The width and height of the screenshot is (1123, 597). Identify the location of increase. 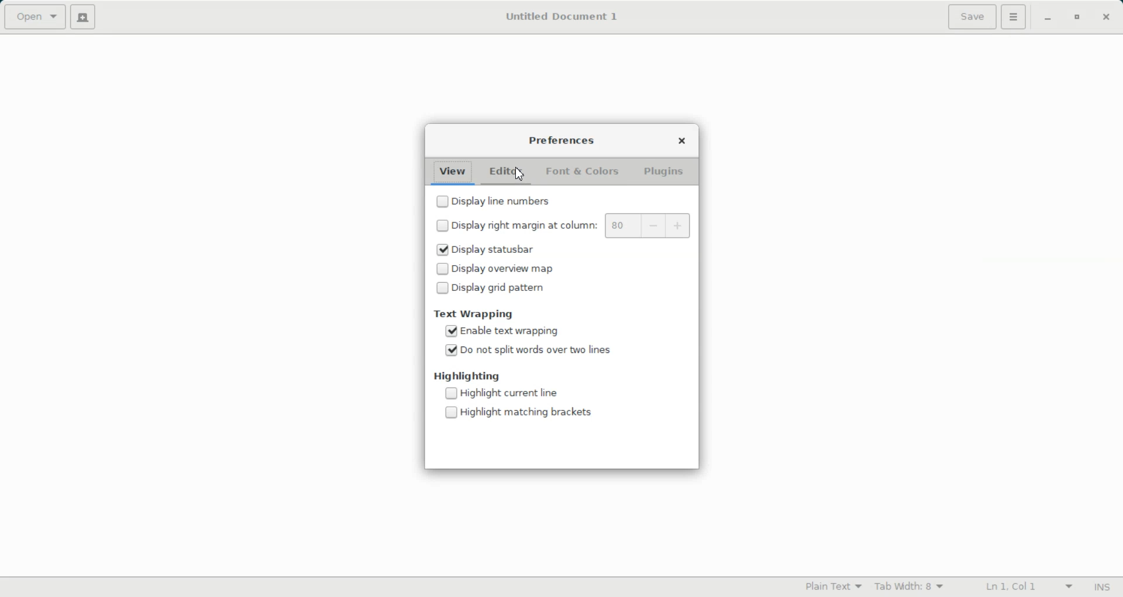
(680, 226).